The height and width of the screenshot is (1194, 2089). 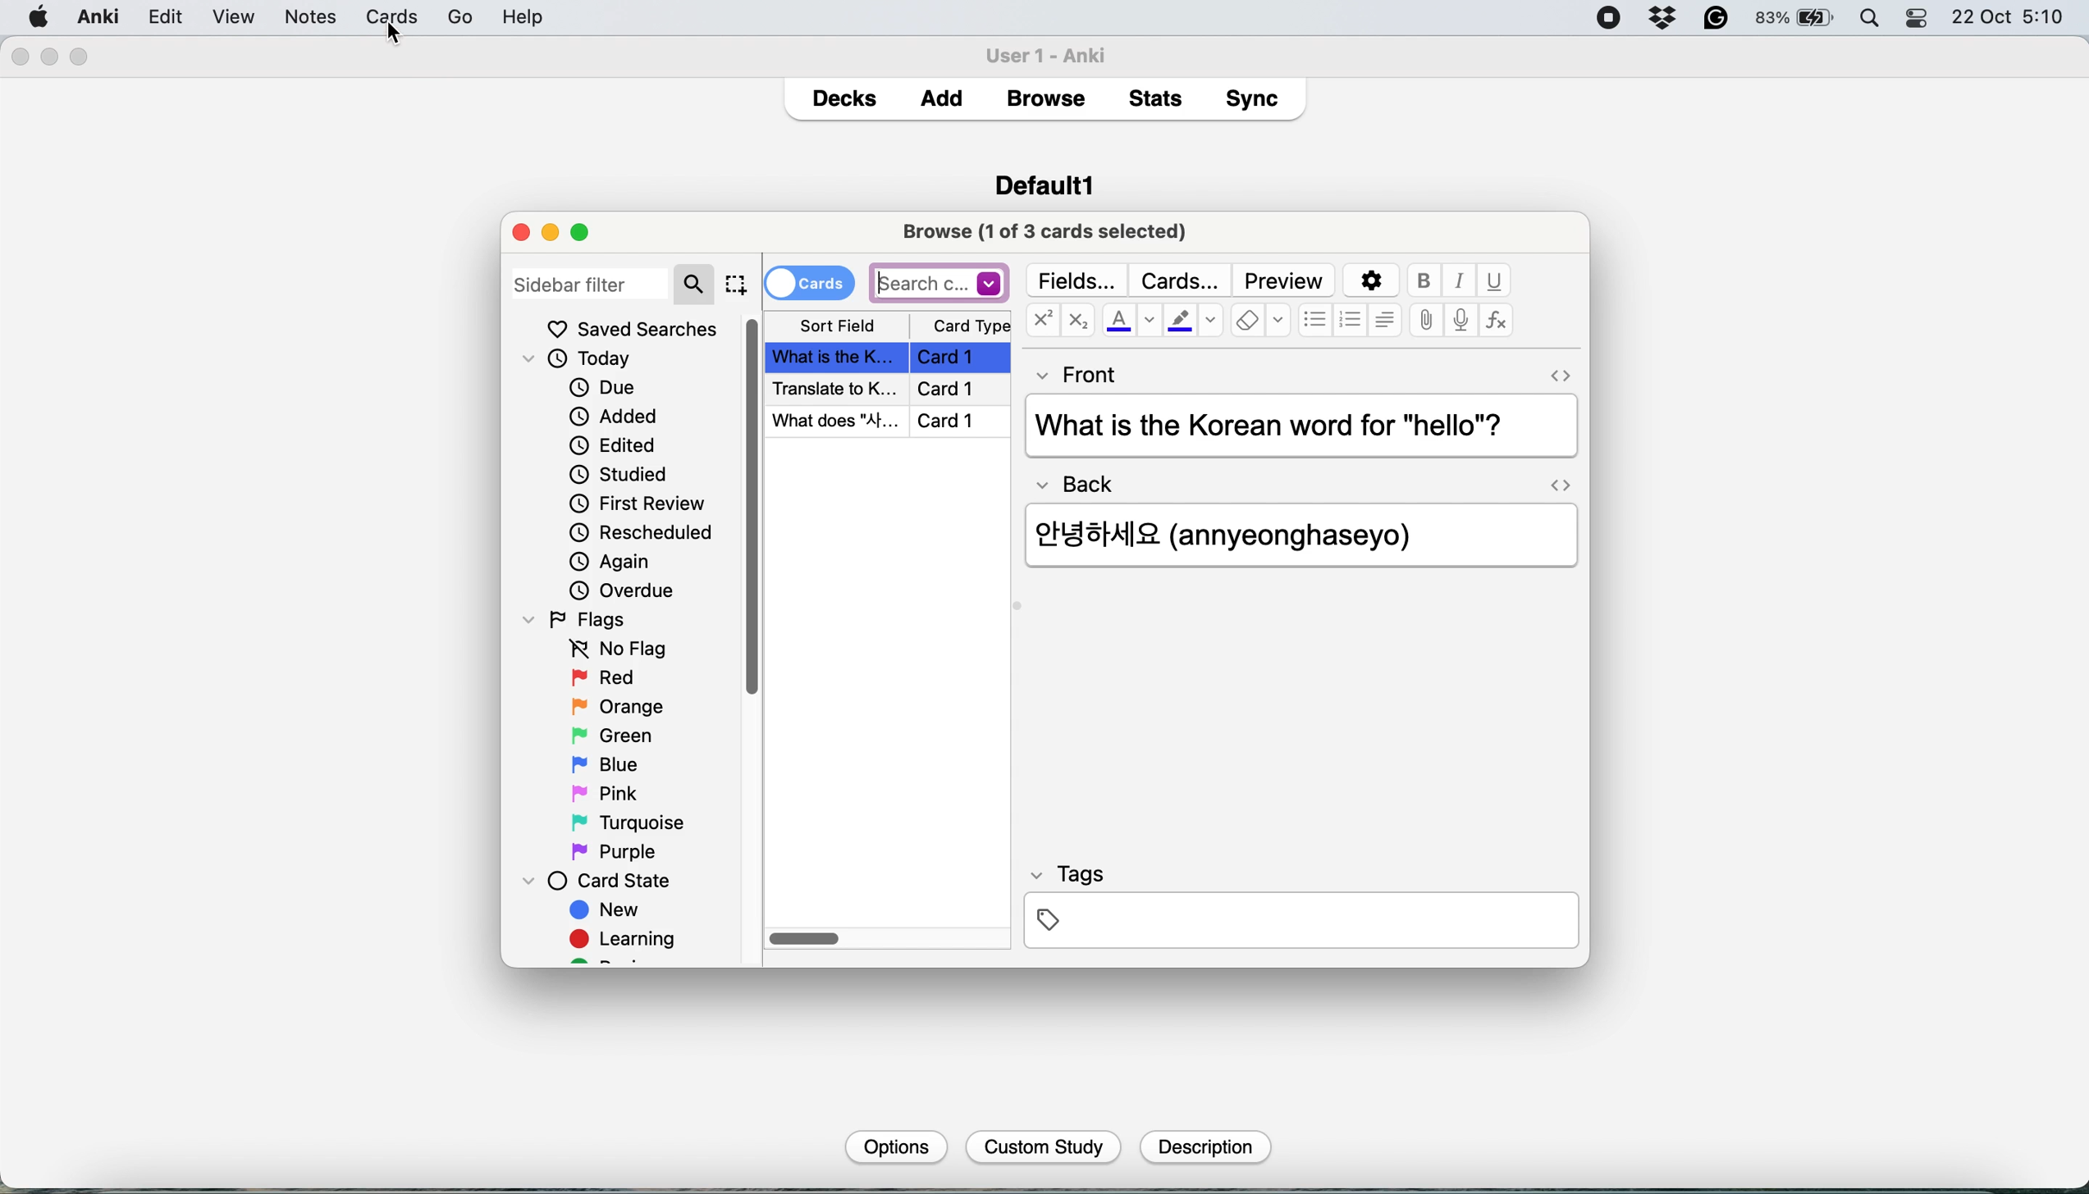 What do you see at coordinates (620, 473) in the screenshot?
I see `studied` at bounding box center [620, 473].